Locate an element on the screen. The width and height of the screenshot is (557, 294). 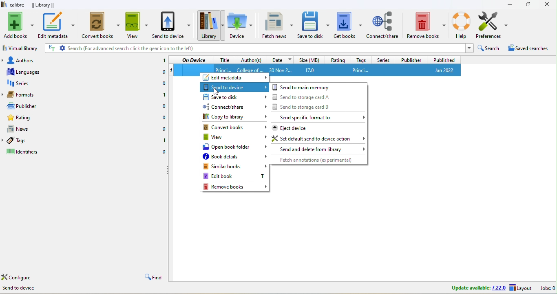
virtual library is located at coordinates (22, 48).